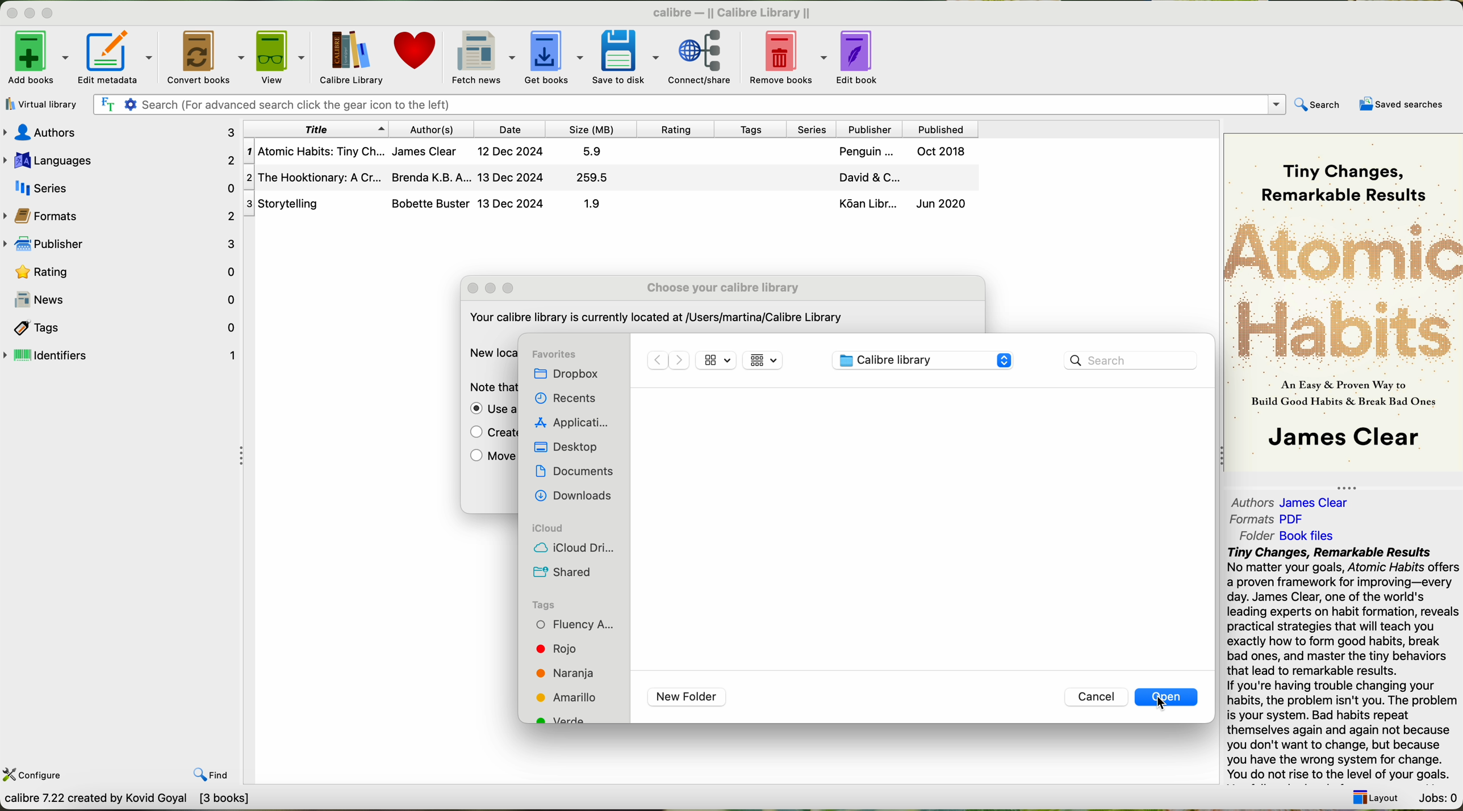 The height and width of the screenshot is (811, 1463). I want to click on previous, so click(658, 360).